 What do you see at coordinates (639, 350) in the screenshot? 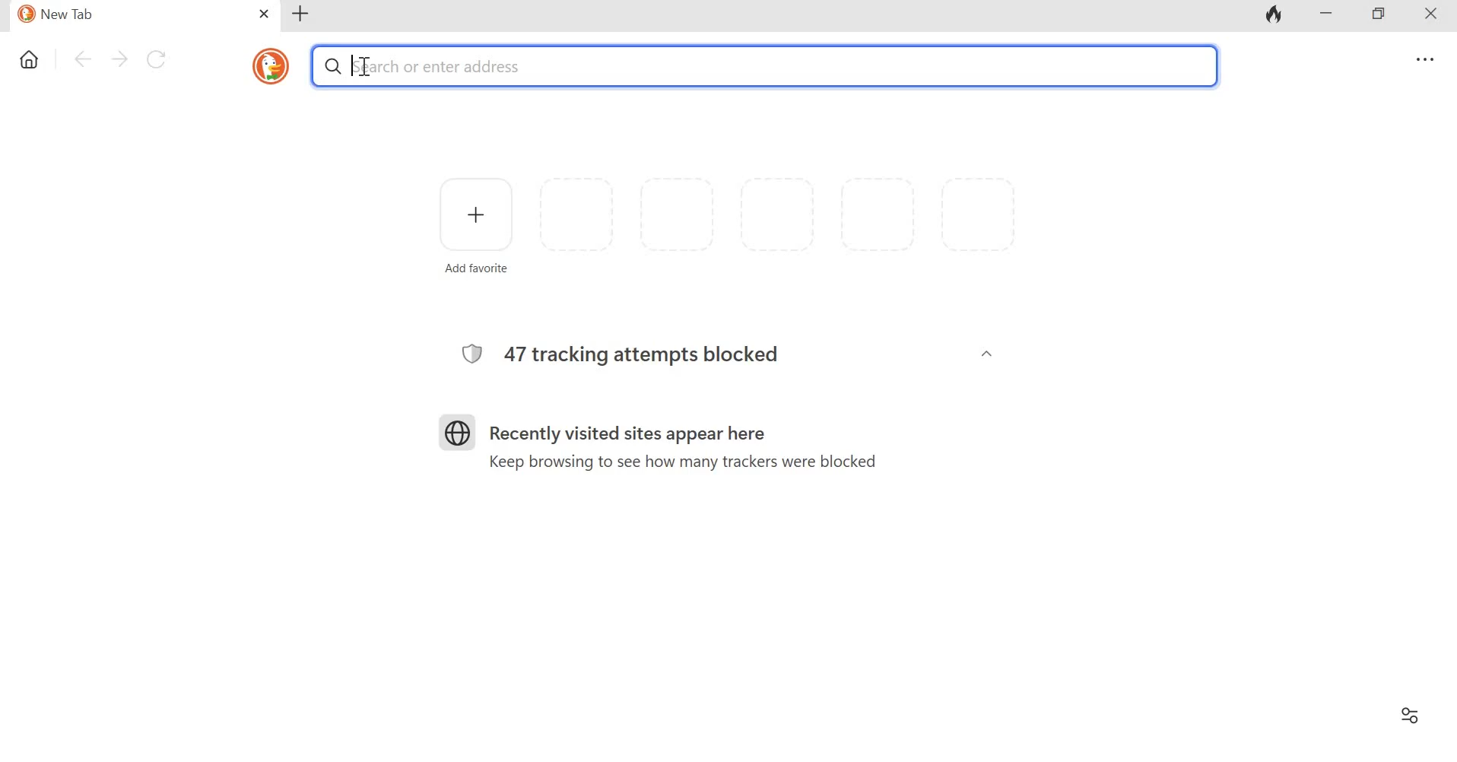
I see `47 tracking attempts blocked` at bounding box center [639, 350].